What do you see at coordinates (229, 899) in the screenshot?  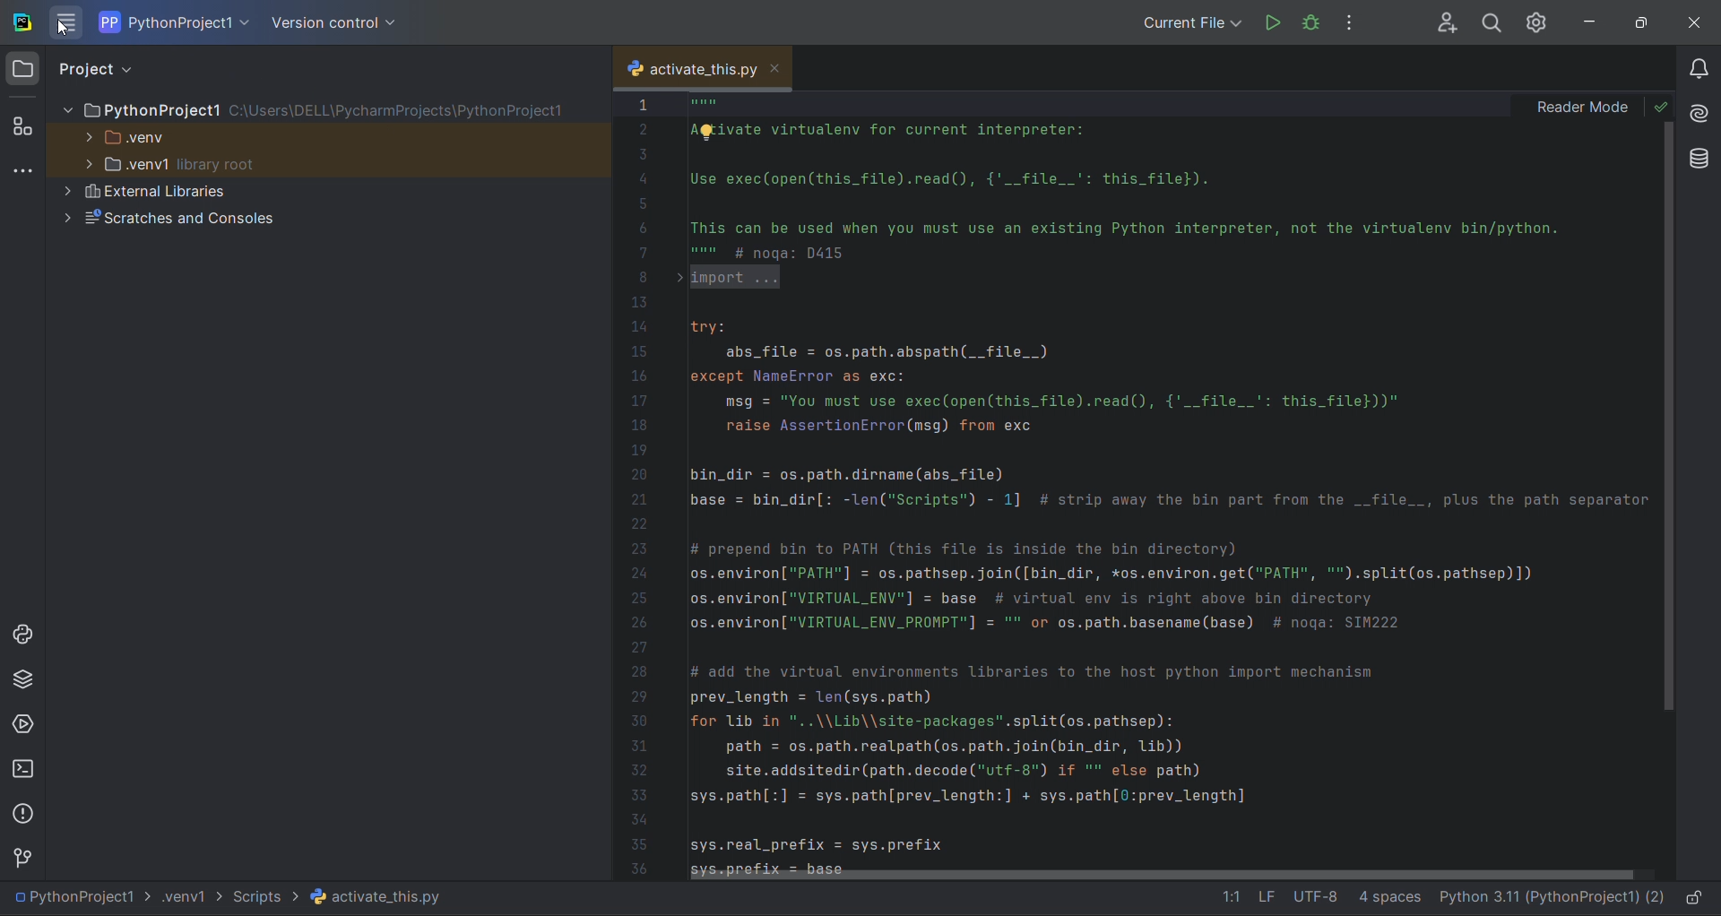 I see `file path` at bounding box center [229, 899].